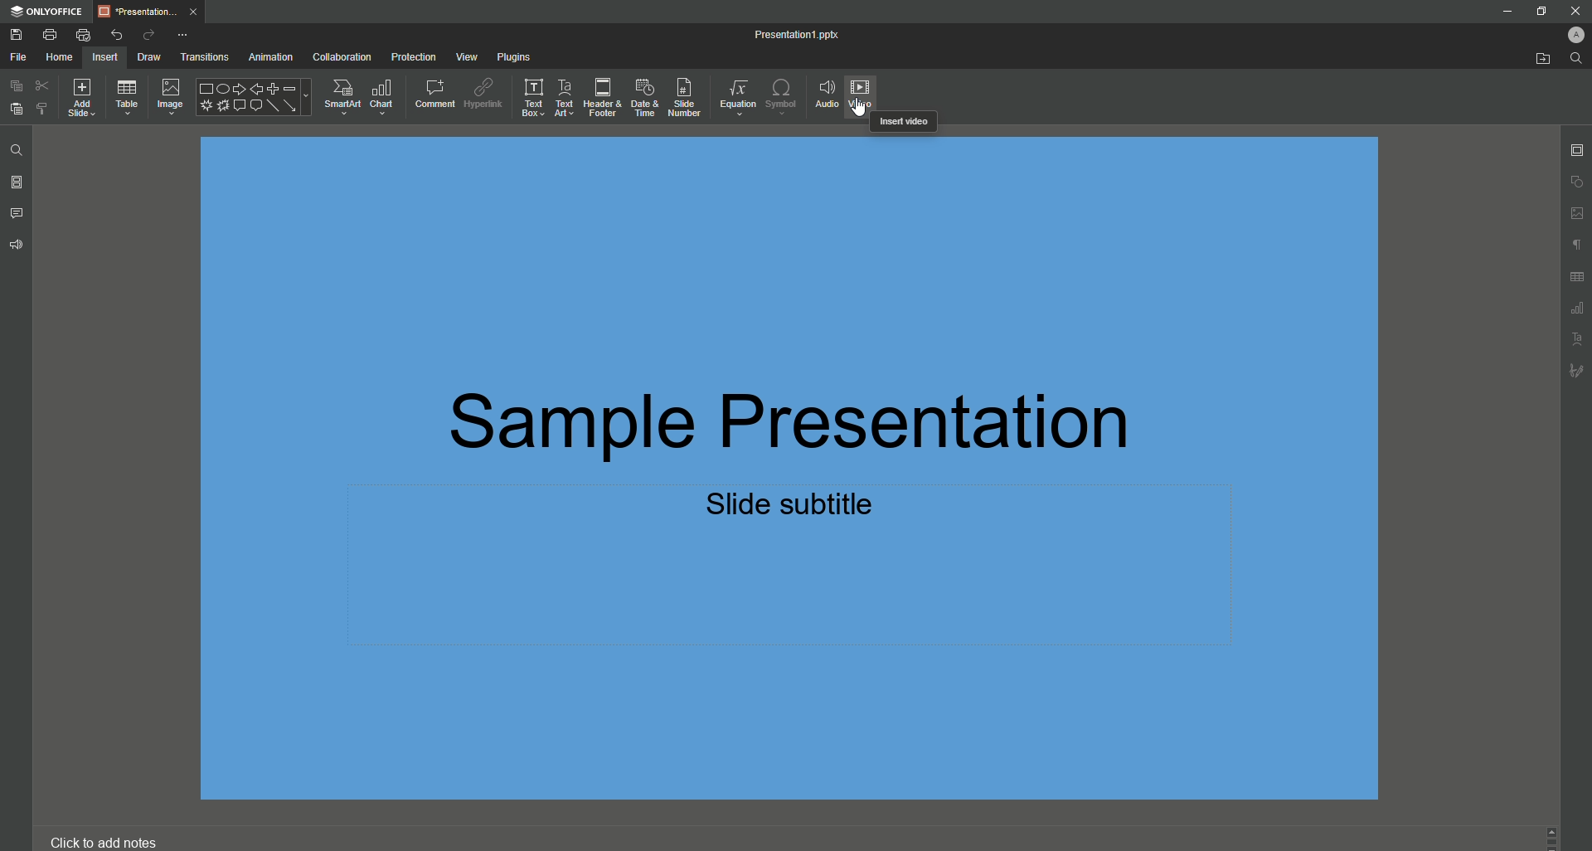 The image size is (1592, 851). I want to click on Animation, so click(268, 56).